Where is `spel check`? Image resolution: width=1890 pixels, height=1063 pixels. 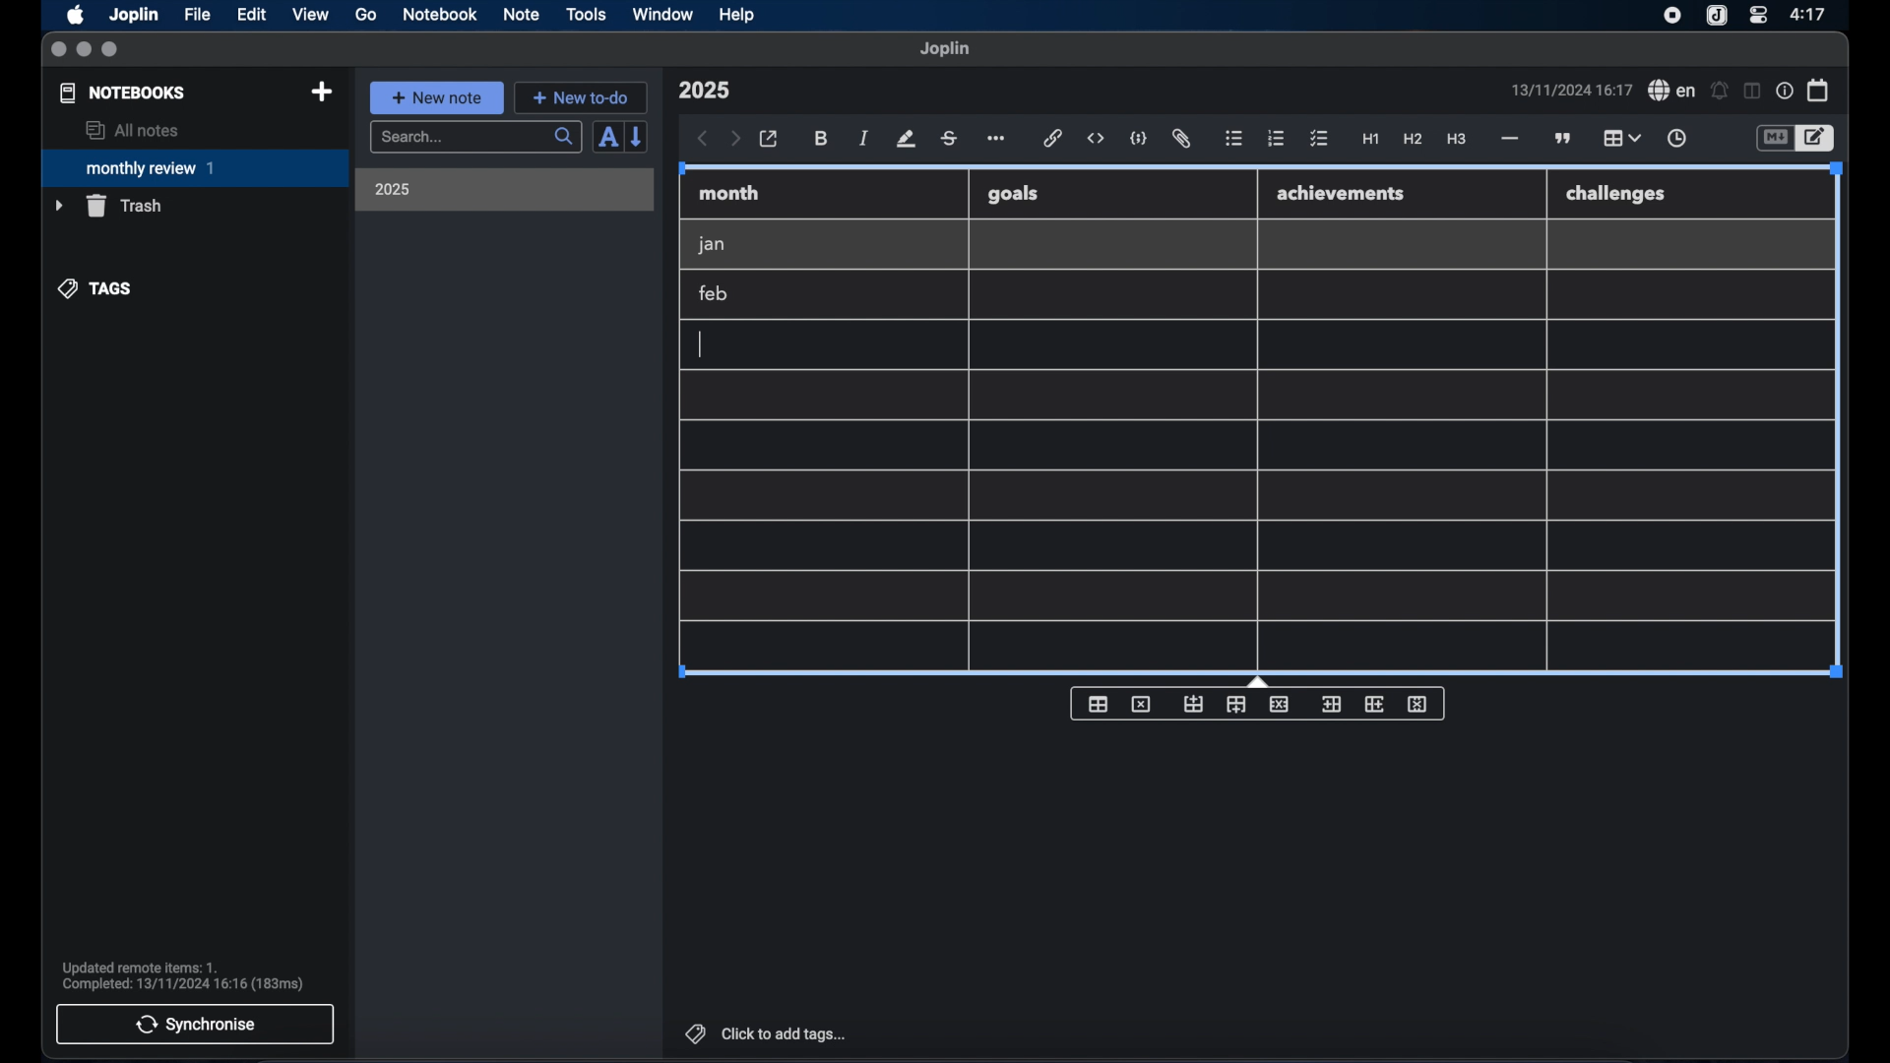 spel check is located at coordinates (1672, 91).